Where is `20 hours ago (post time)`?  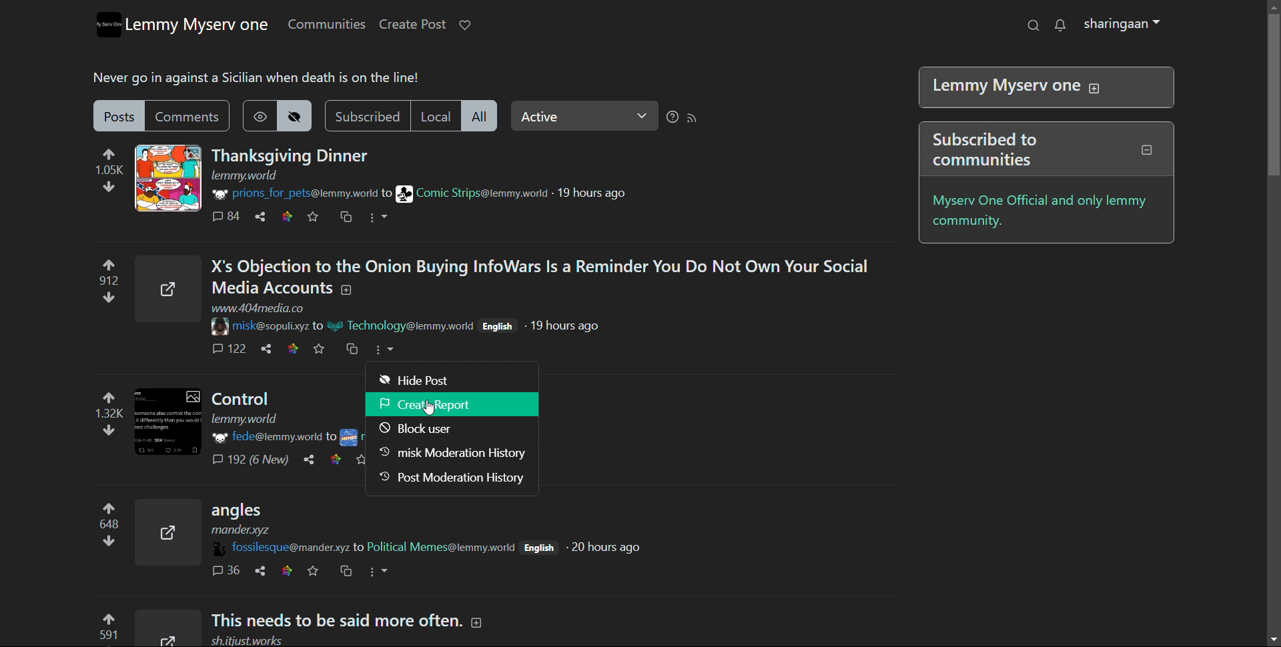
20 hours ago (post time) is located at coordinates (603, 547).